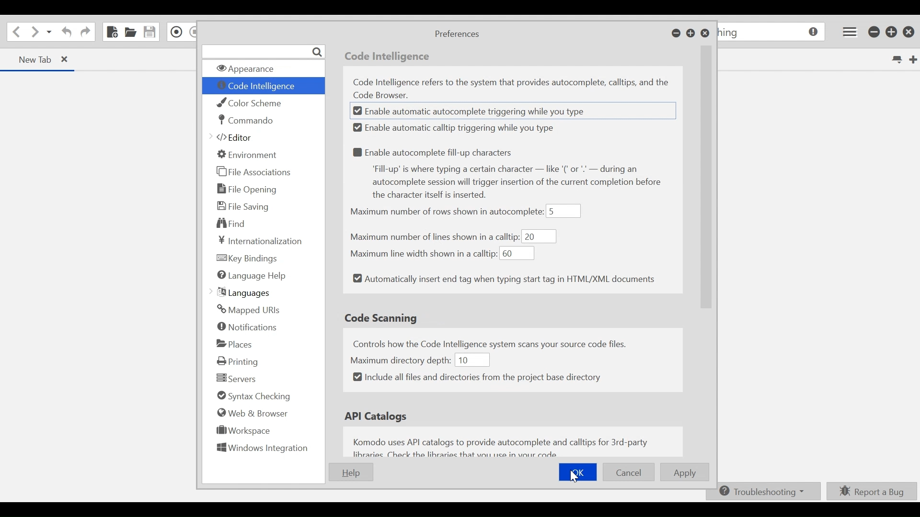 Image resolution: width=920 pixels, height=517 pixels. I want to click on New File , so click(111, 32).